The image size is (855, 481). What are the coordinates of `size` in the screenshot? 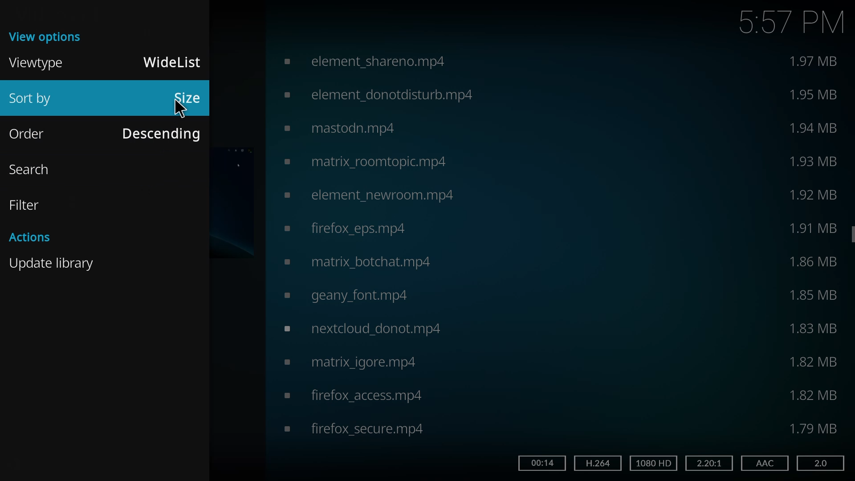 It's located at (815, 127).